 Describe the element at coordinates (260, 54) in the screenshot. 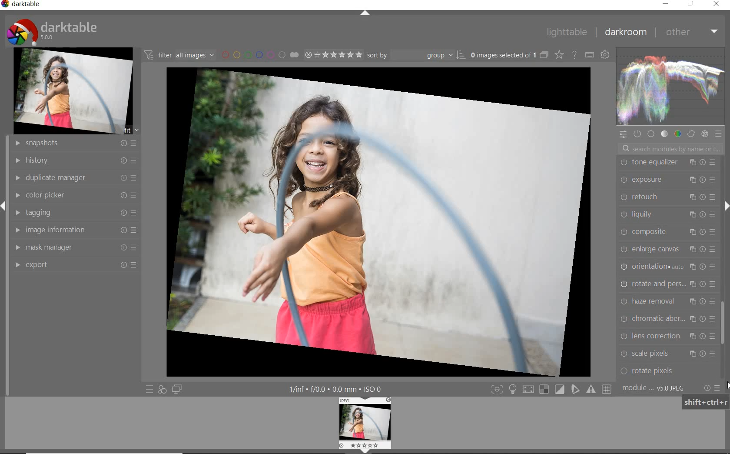

I see `filter by image color label` at that location.